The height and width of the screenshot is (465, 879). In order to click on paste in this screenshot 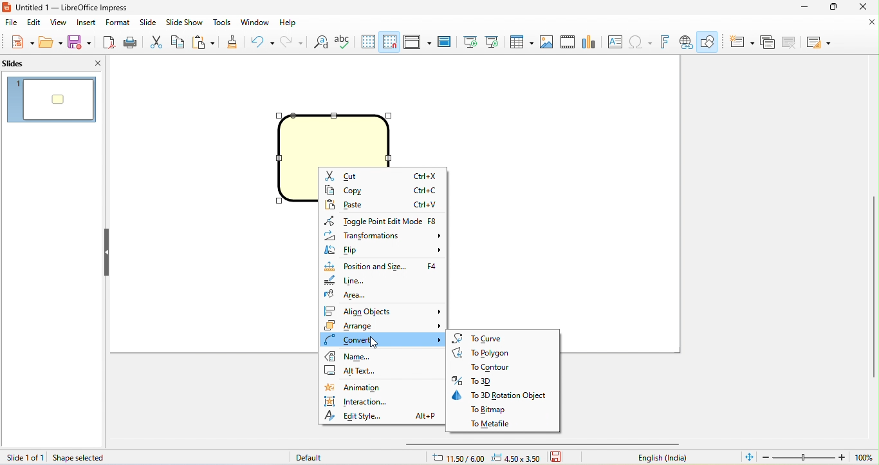, I will do `click(380, 204)`.